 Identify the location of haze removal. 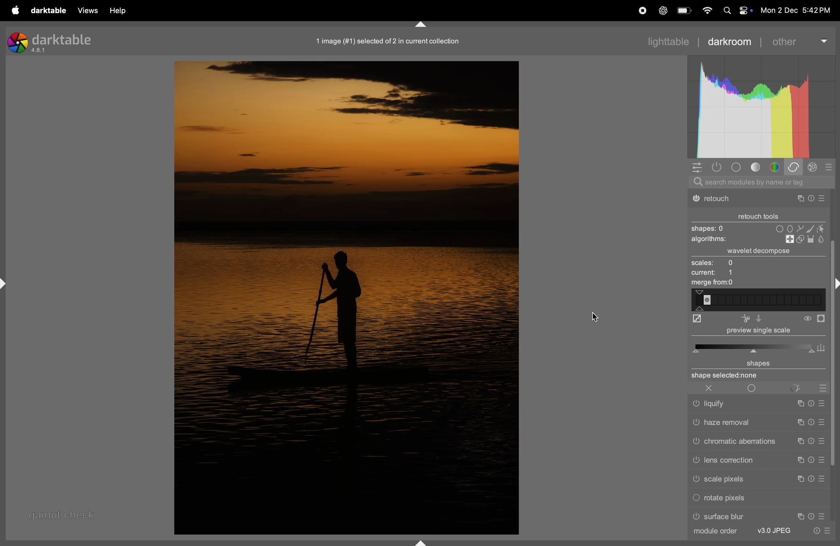
(760, 422).